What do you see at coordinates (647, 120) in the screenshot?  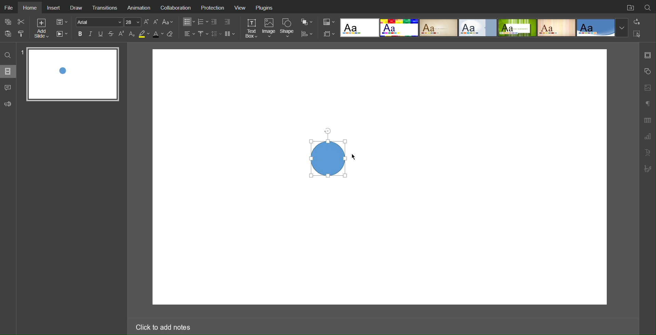 I see `Table Settings` at bounding box center [647, 120].